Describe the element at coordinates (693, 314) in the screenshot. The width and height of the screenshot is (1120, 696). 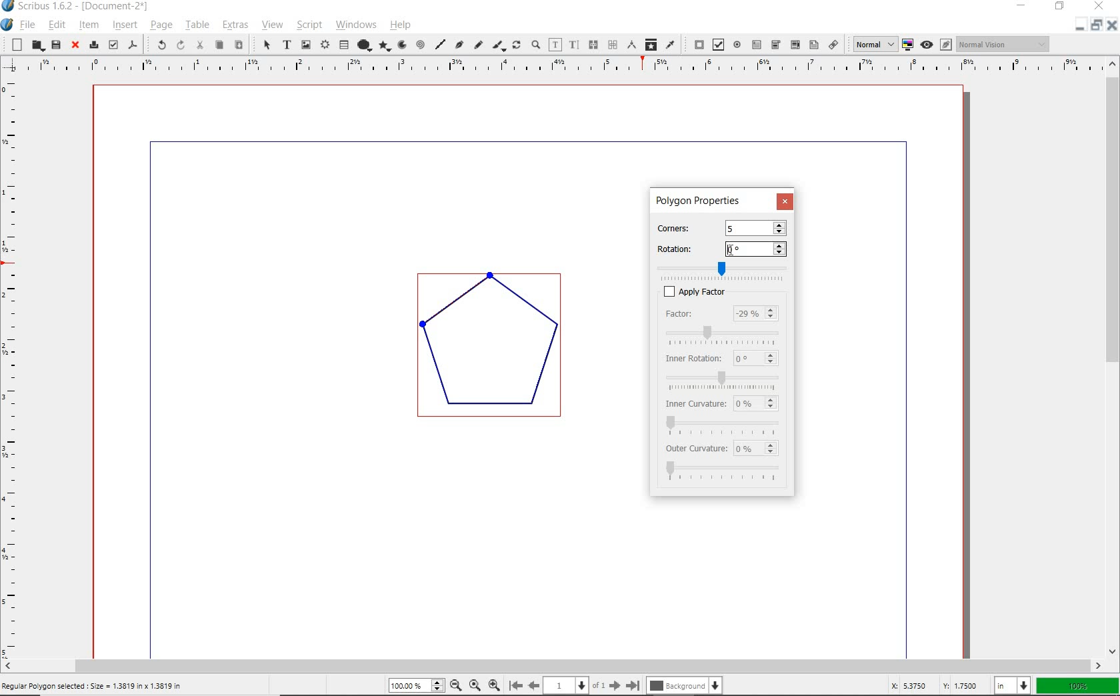
I see `FACTOR` at that location.